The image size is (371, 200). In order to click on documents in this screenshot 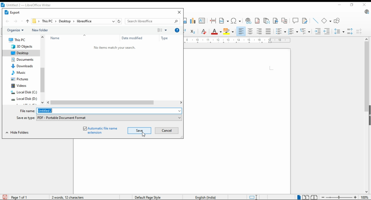, I will do `click(22, 60)`.